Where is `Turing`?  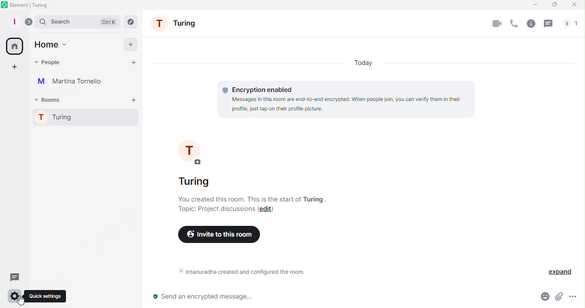 Turing is located at coordinates (89, 117).